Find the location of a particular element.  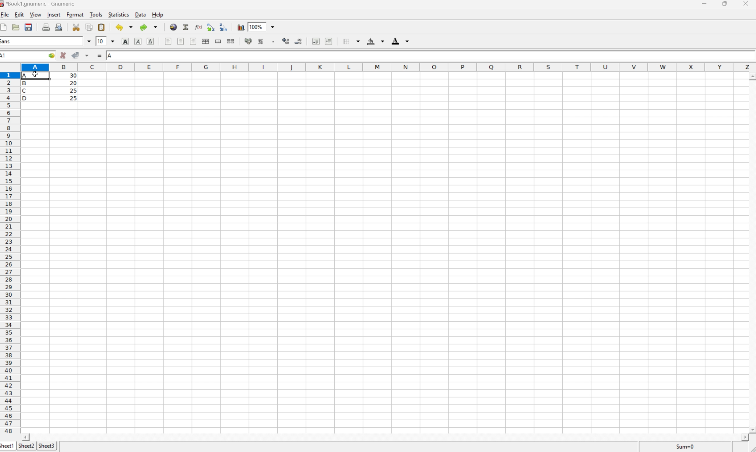

Merge horizontally across the selection is located at coordinates (206, 41).